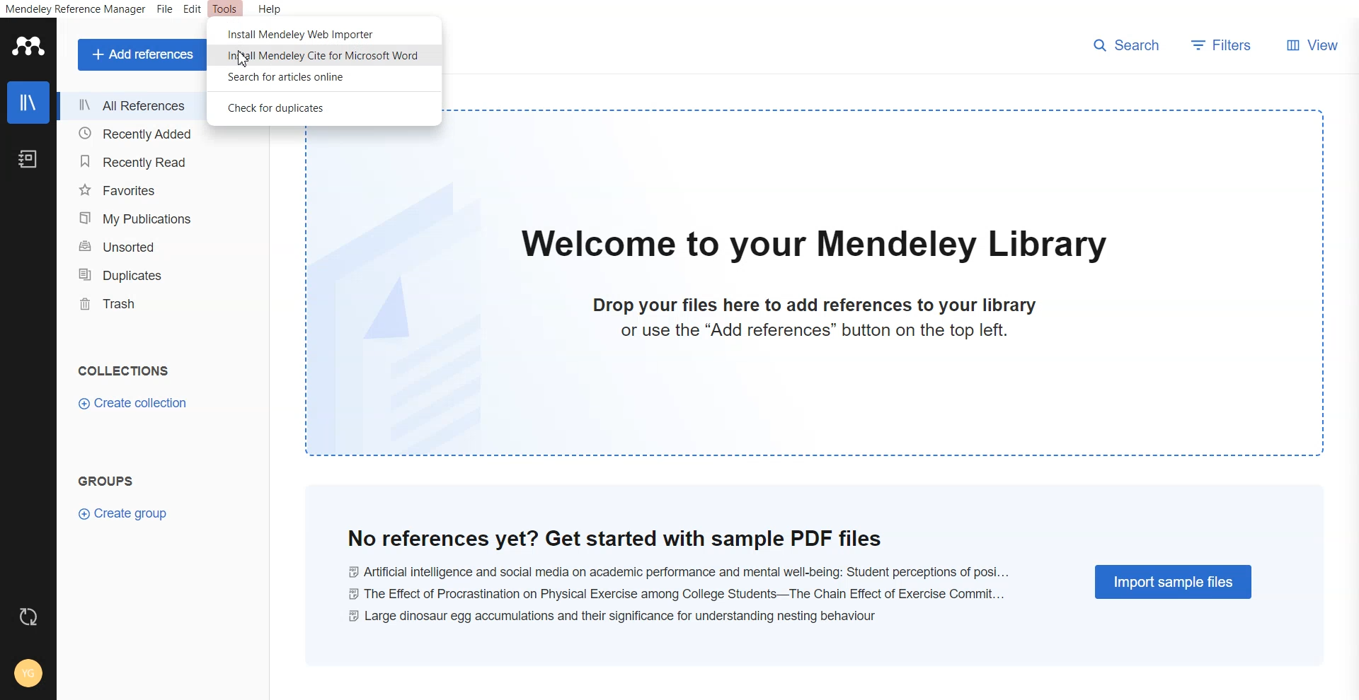 The height and width of the screenshot is (700, 1359). Describe the element at coordinates (106, 481) in the screenshot. I see `groups` at that location.